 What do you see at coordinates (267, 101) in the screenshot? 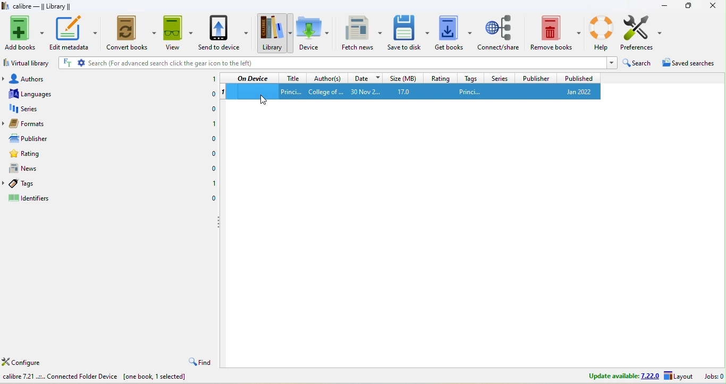
I see `cursor ` at bounding box center [267, 101].